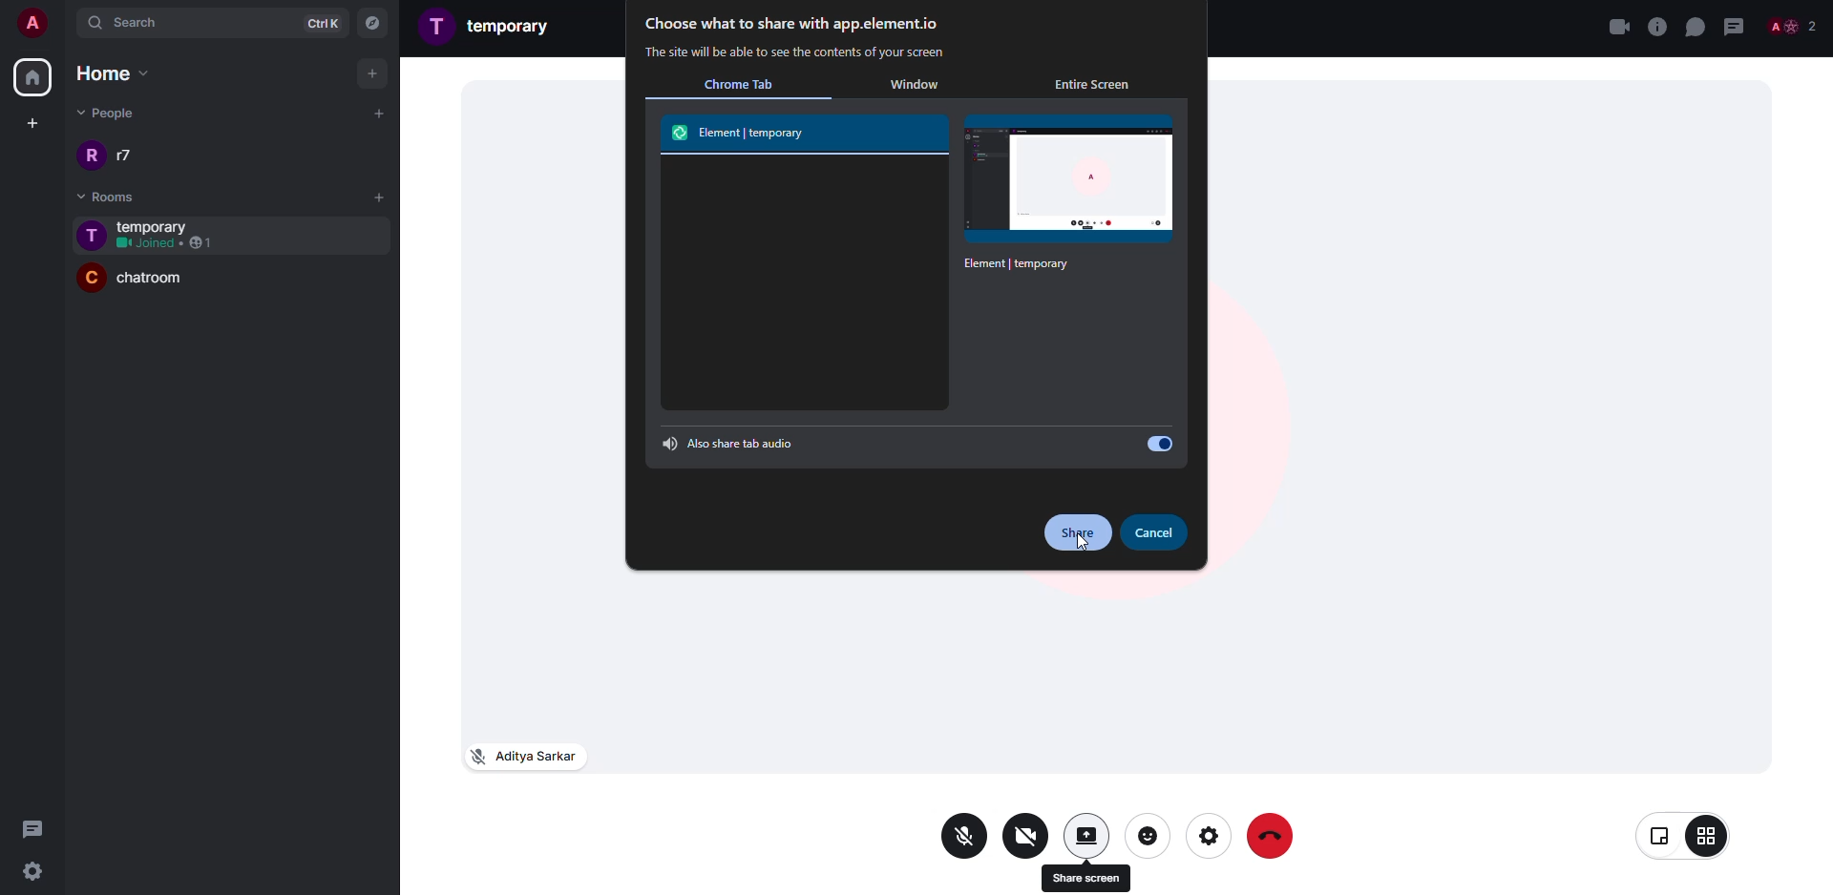 The height and width of the screenshot is (895, 1833). I want to click on share tab audio, so click(731, 443).